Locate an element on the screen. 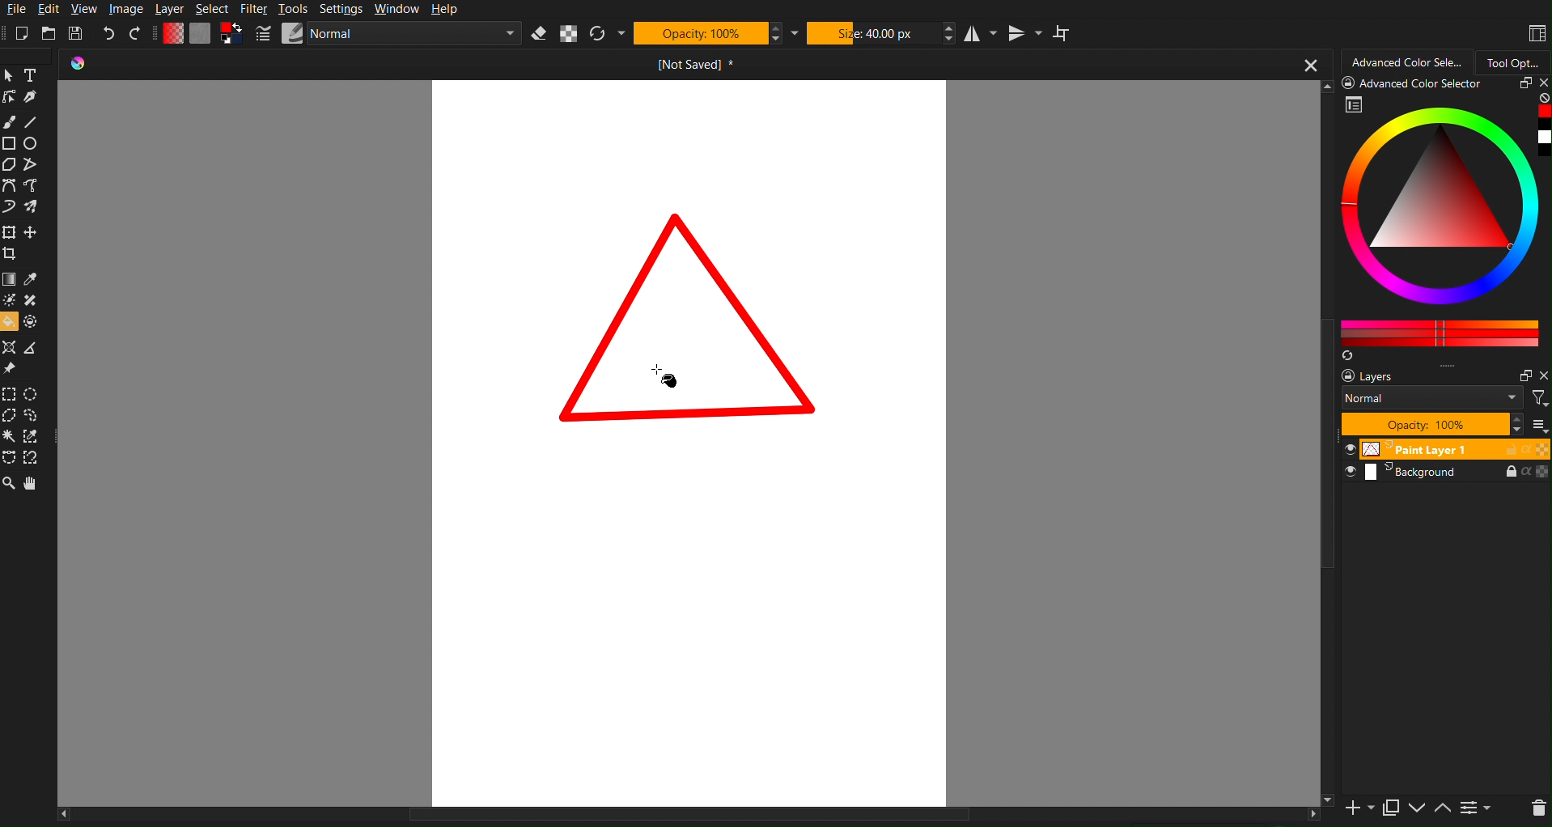  New is located at coordinates (22, 33).